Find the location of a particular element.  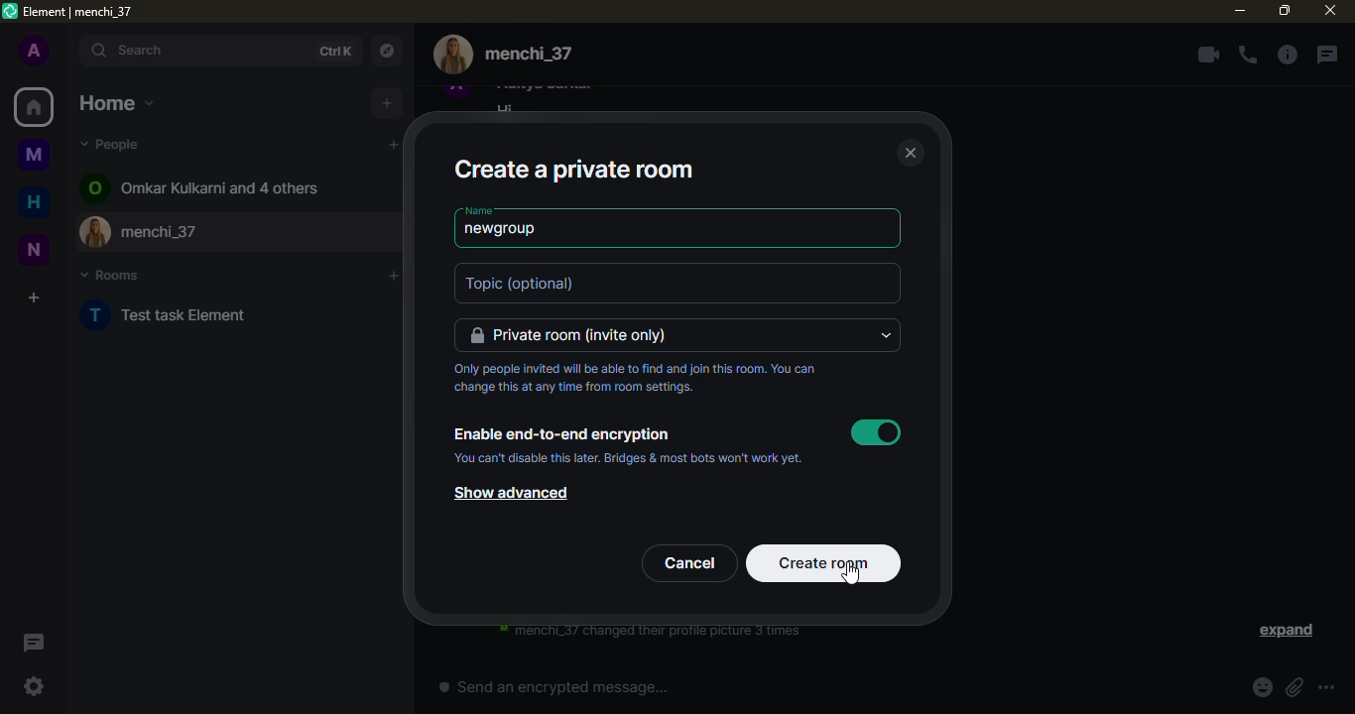

menchi_37 is located at coordinates (529, 55).